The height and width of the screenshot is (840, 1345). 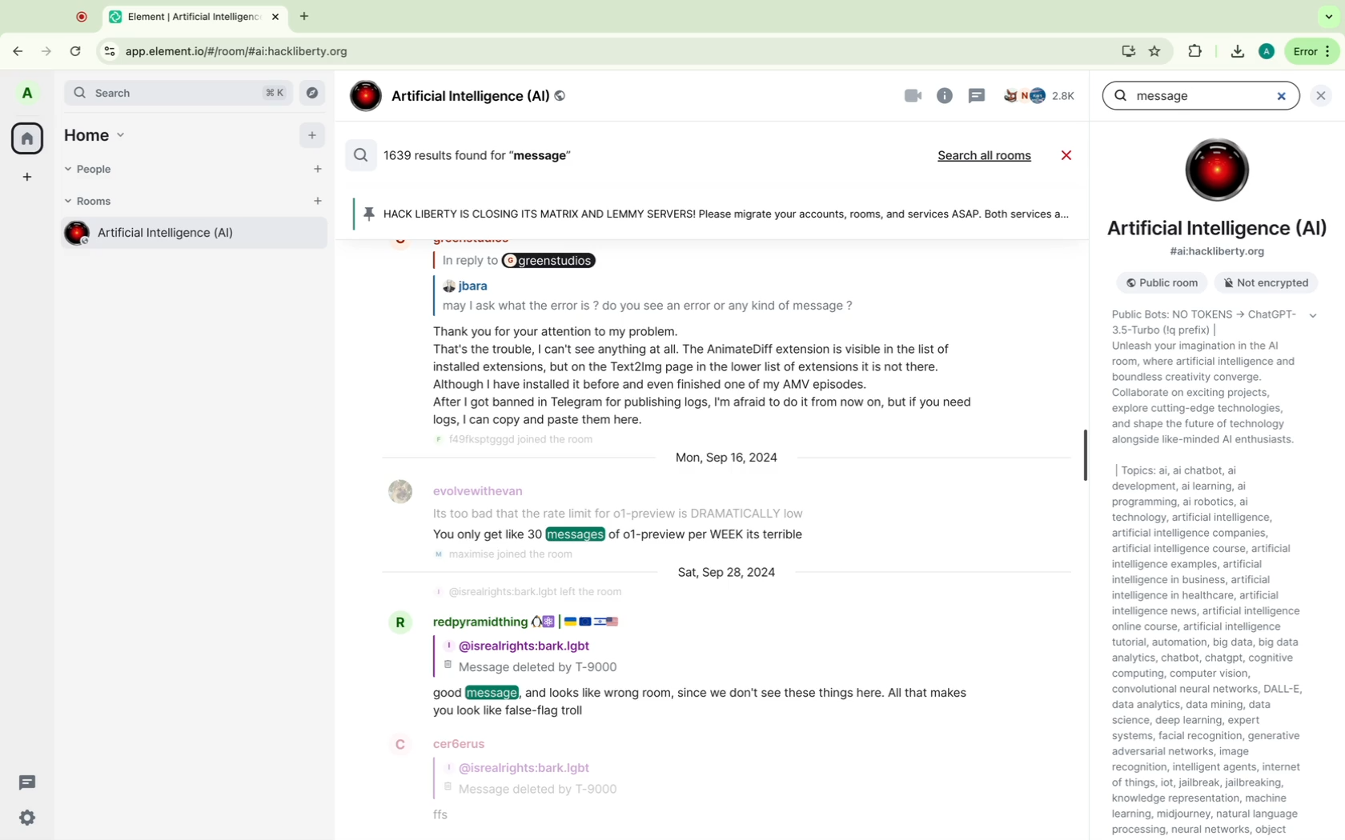 I want to click on cancel, so click(x=1279, y=95).